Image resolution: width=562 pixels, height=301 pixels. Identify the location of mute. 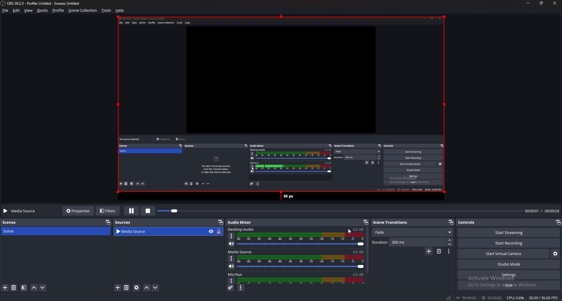
(231, 266).